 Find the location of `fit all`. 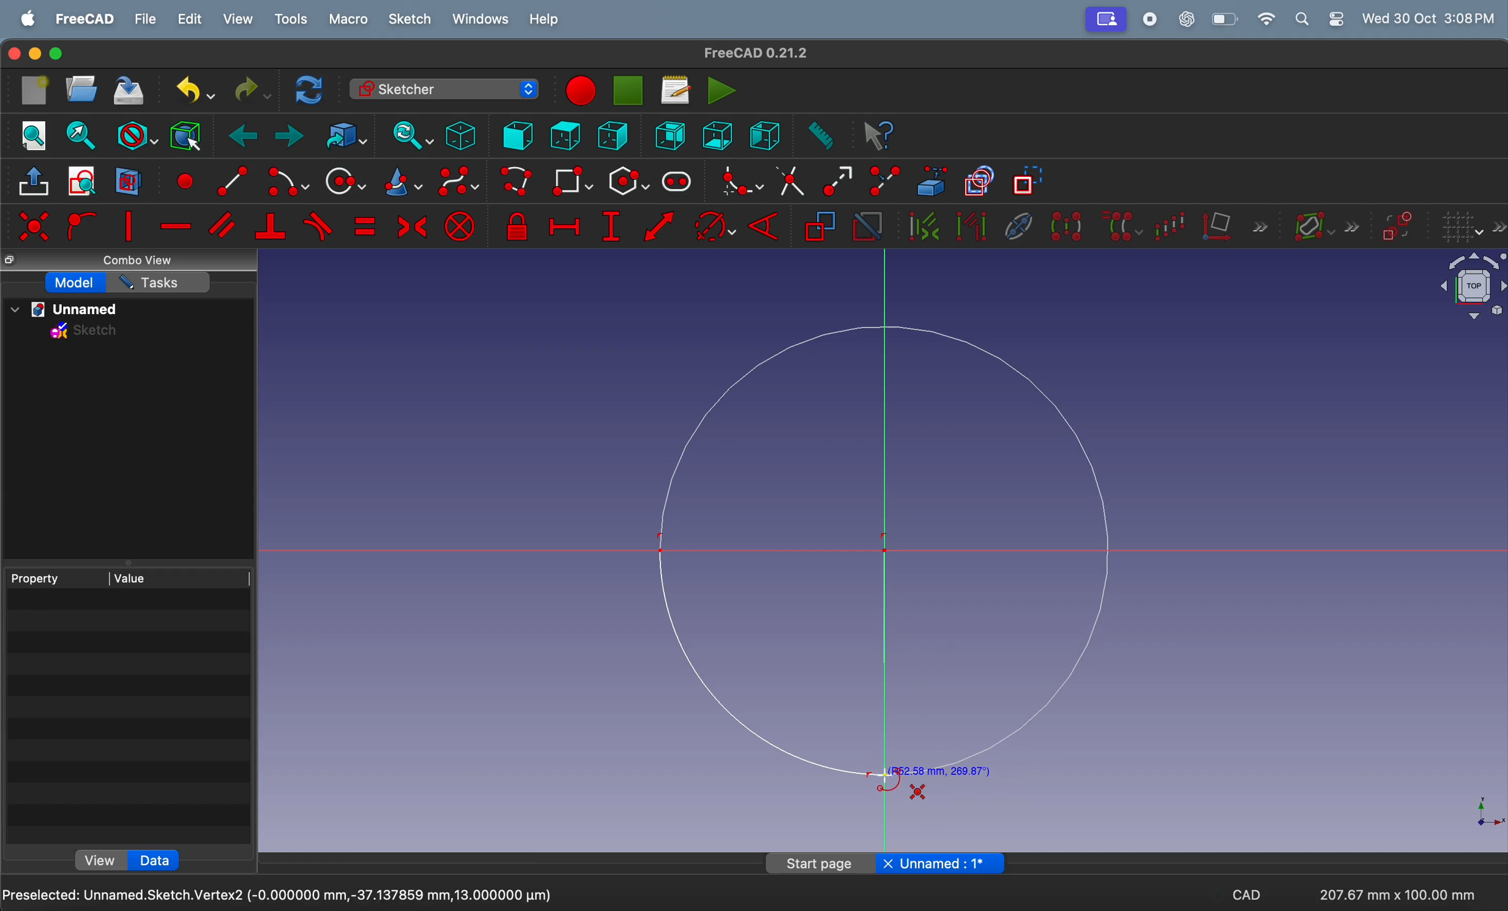

fit all is located at coordinates (34, 134).